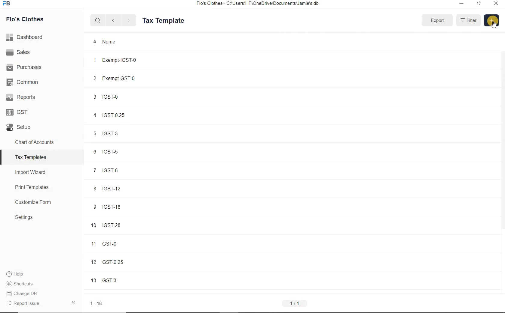  Describe the element at coordinates (42, 52) in the screenshot. I see `Sales` at that location.